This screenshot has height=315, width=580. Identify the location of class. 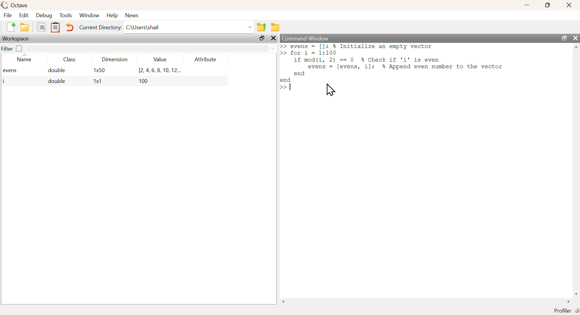
(69, 59).